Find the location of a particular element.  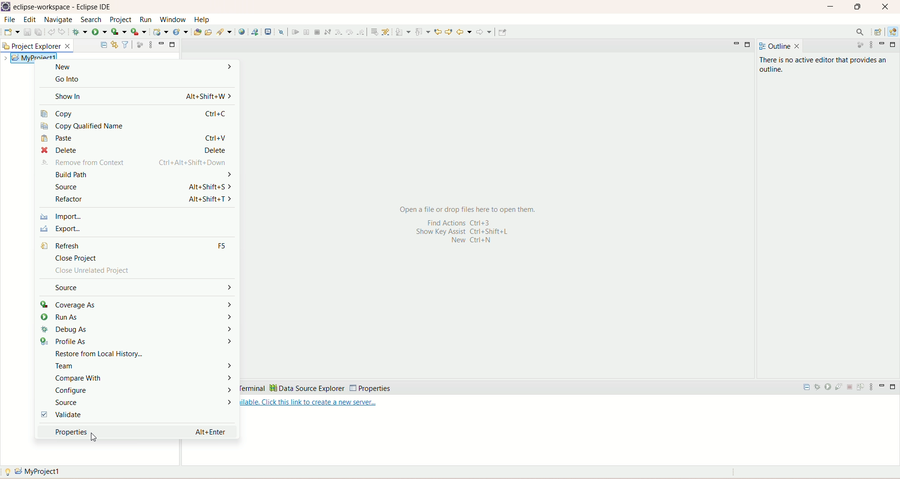

profile as is located at coordinates (135, 342).